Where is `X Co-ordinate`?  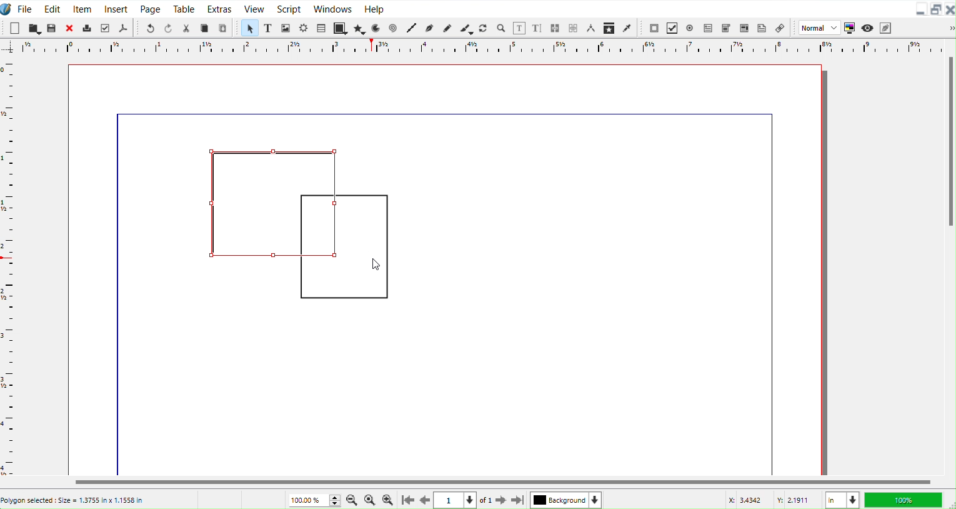 X Co-ordinate is located at coordinates (745, 500).